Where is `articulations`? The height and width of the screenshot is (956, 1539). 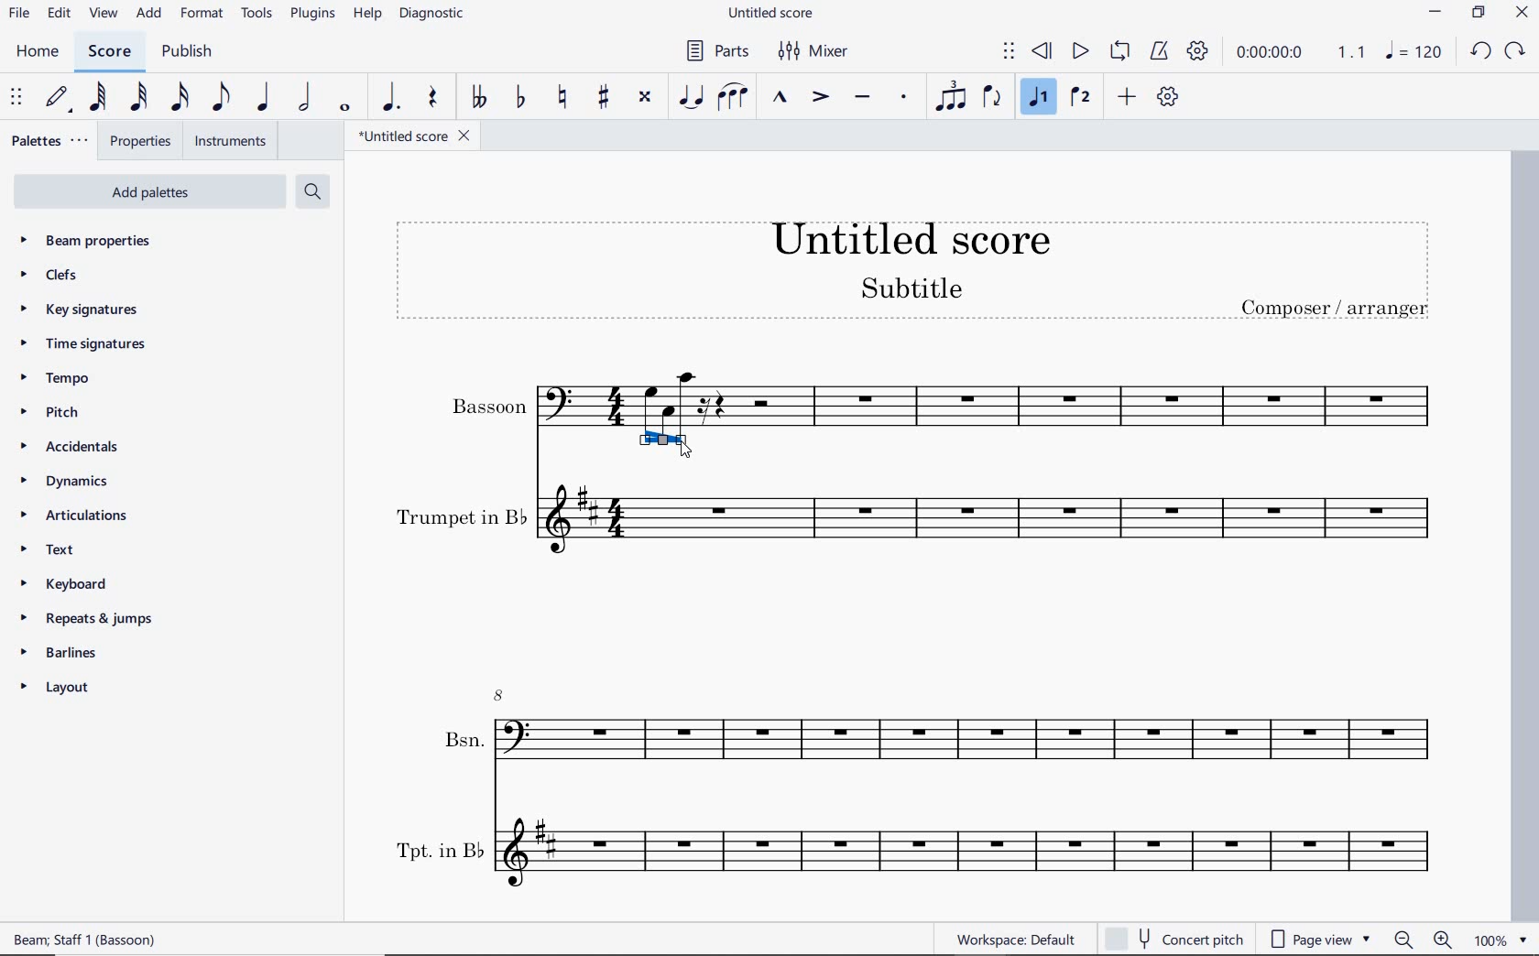 articulations is located at coordinates (78, 516).